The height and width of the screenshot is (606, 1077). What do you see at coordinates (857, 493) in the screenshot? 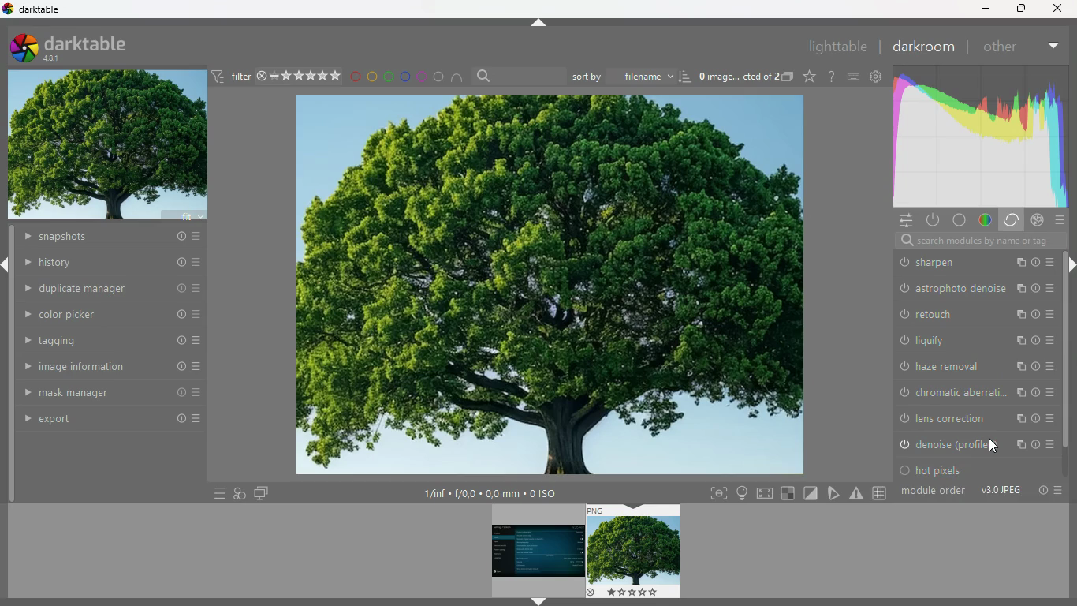
I see `warning` at bounding box center [857, 493].